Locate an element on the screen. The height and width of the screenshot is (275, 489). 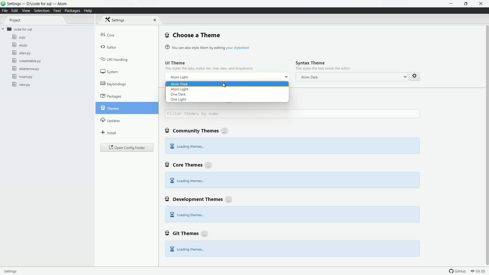
core is located at coordinates (108, 35).